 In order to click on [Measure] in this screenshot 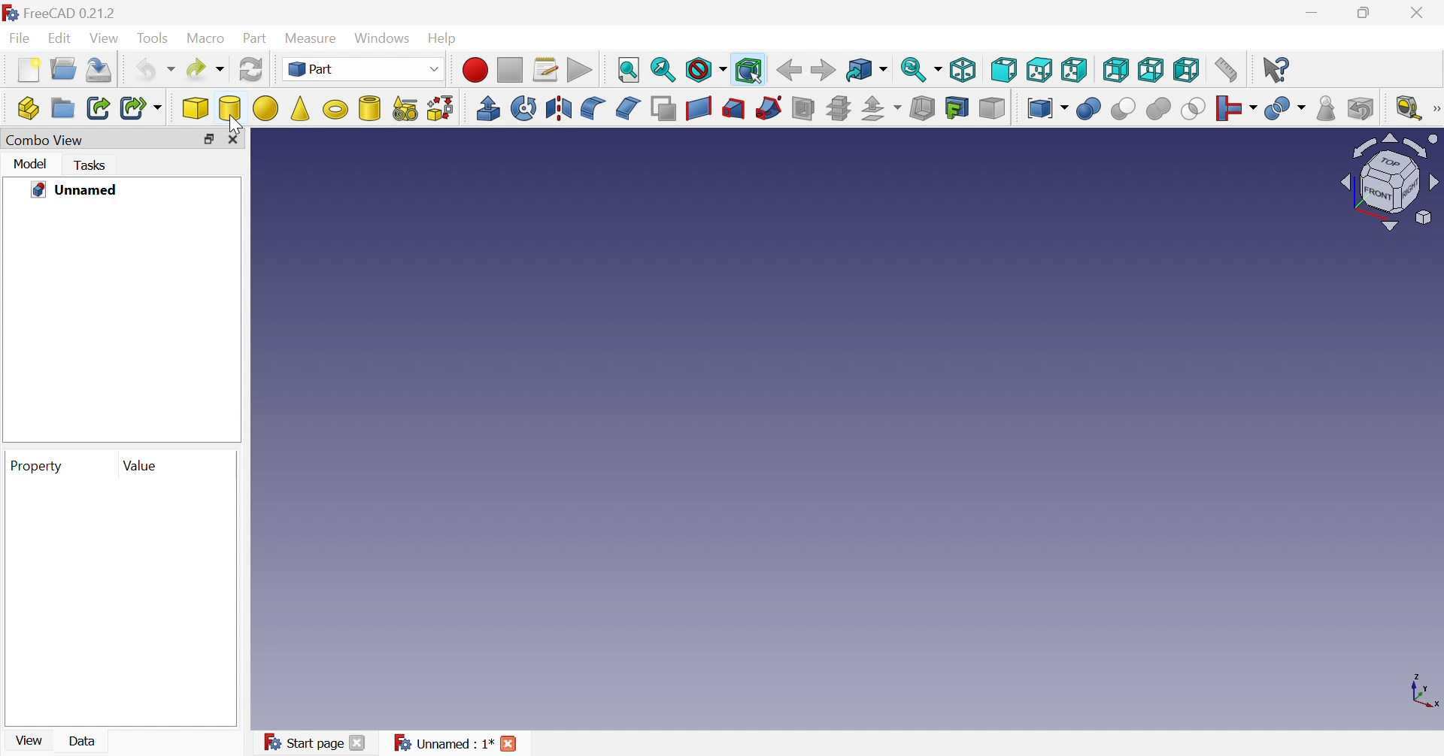, I will do `click(1435, 109)`.